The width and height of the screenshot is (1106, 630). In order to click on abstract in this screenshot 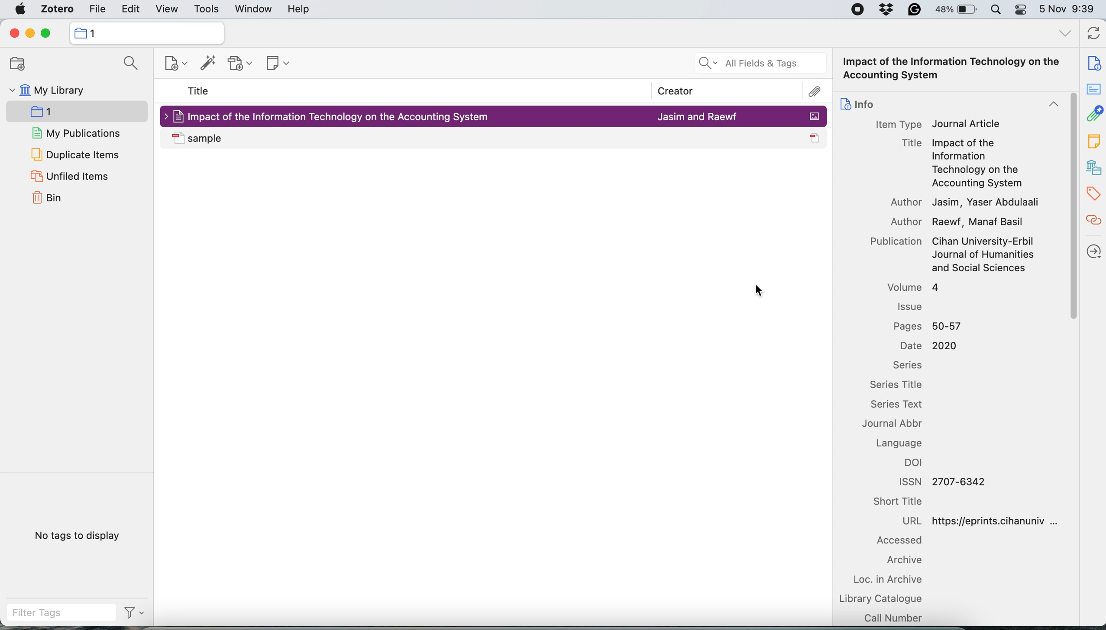, I will do `click(1093, 87)`.